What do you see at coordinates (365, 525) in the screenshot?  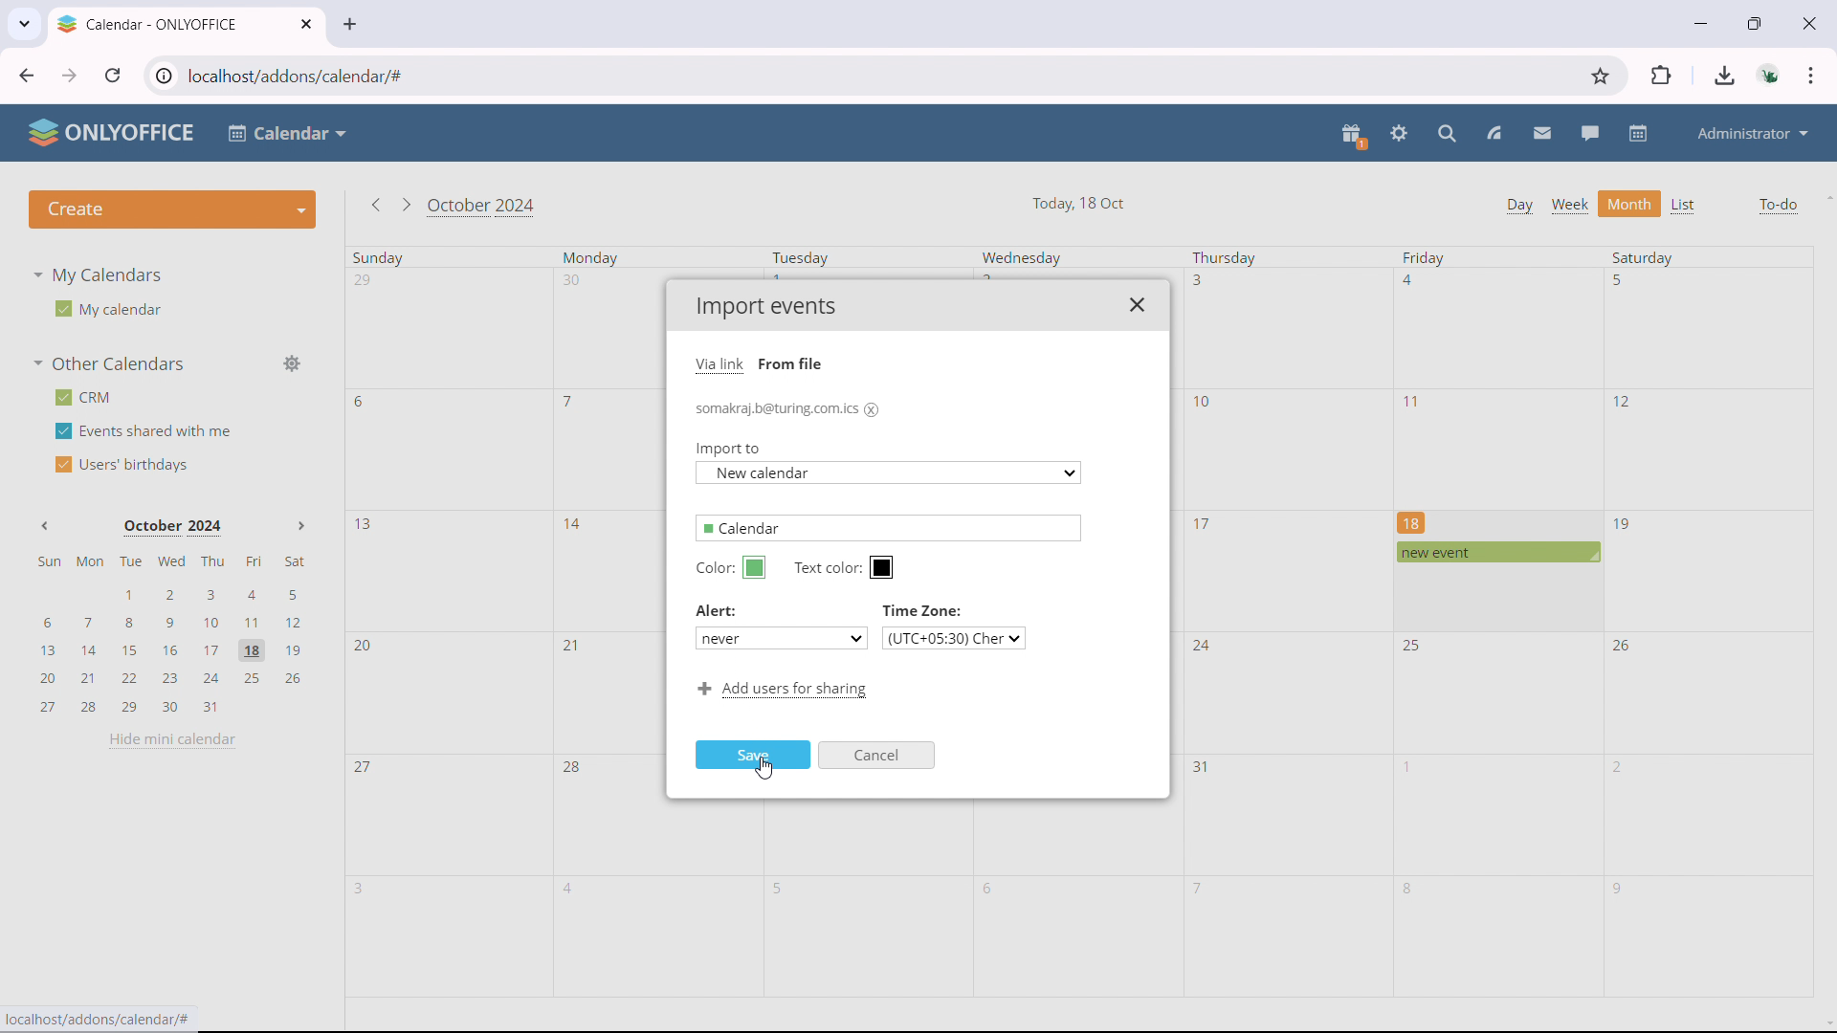 I see `13` at bounding box center [365, 525].